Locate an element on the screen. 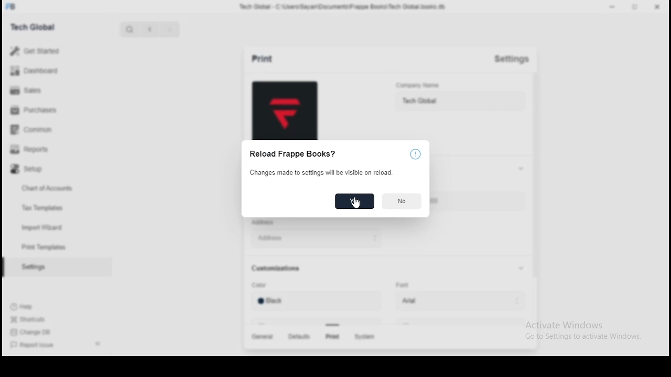 The image size is (671, 377). Changes made to settings will be visible on reload. is located at coordinates (322, 173).